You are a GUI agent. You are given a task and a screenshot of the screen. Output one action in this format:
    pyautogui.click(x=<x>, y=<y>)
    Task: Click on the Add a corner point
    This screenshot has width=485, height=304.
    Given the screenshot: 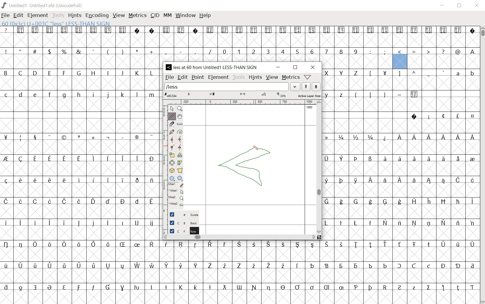 What is the action you would take?
    pyautogui.click(x=180, y=147)
    